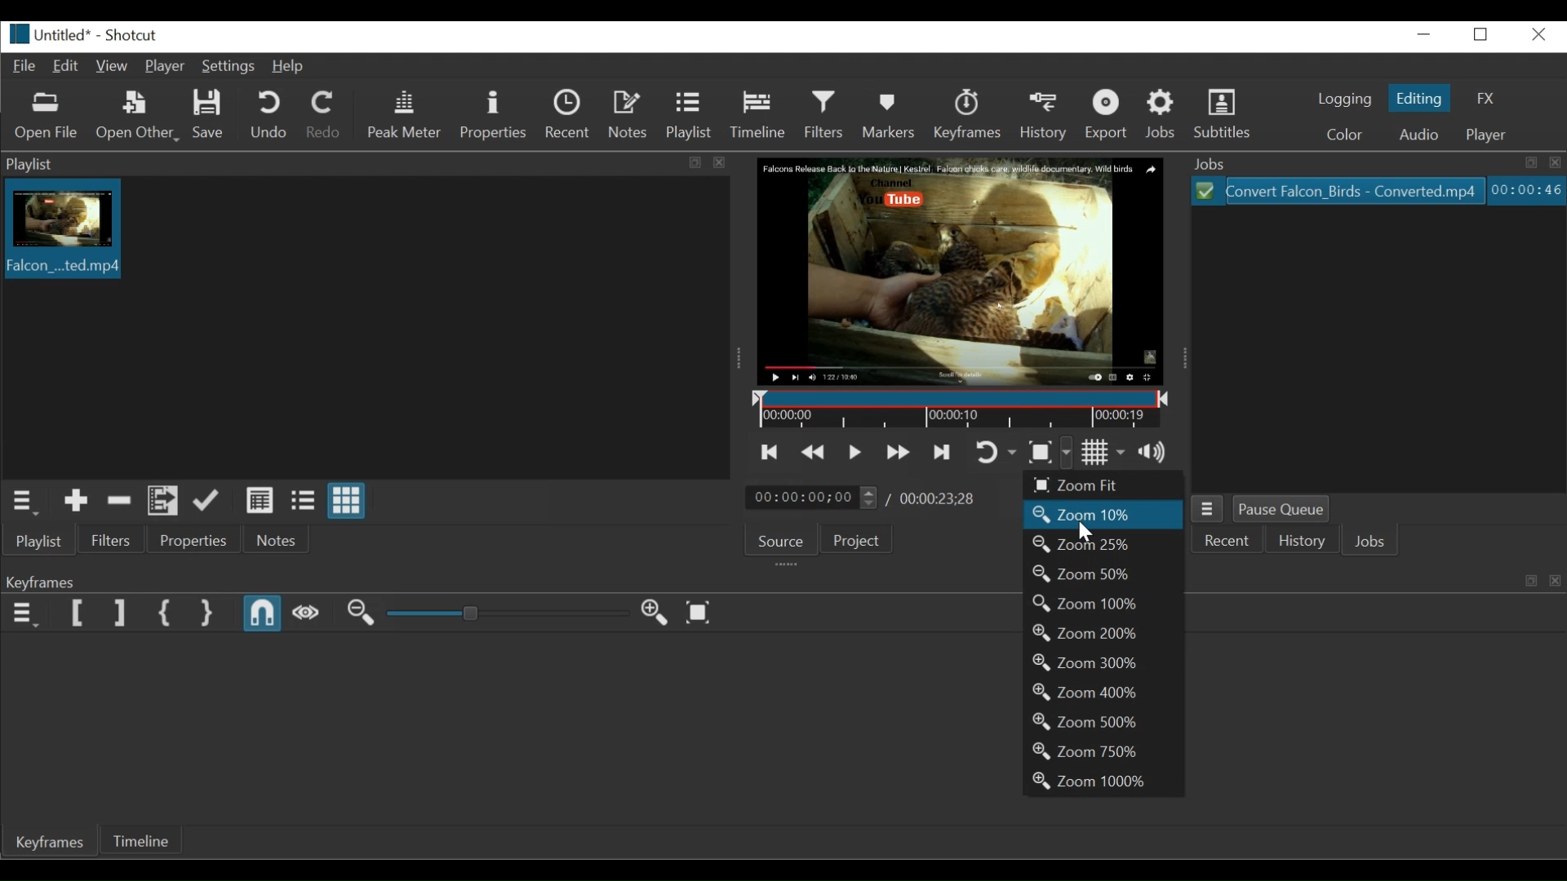 Image resolution: width=1567 pixels, height=881 pixels. I want to click on Restore, so click(1481, 35).